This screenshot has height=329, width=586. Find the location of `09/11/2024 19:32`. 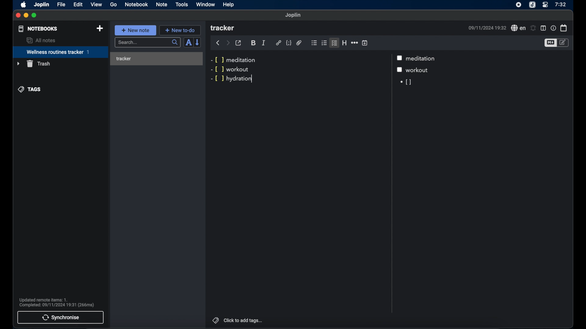

09/11/2024 19:32 is located at coordinates (486, 28).